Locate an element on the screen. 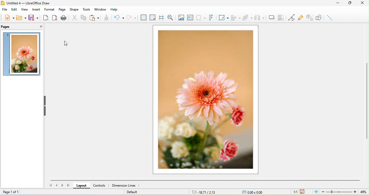 The height and width of the screenshot is (195, 369). Inserted a background image is located at coordinates (23, 54).